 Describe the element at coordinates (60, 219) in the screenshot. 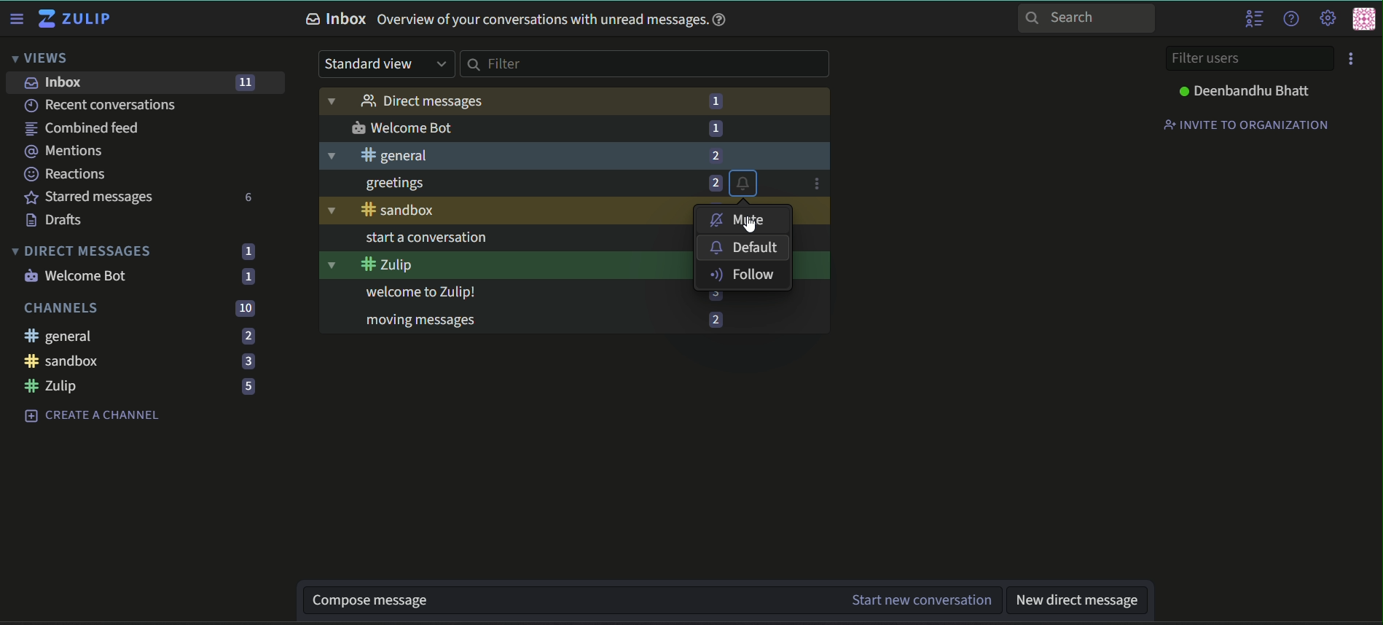

I see `Drafts` at that location.